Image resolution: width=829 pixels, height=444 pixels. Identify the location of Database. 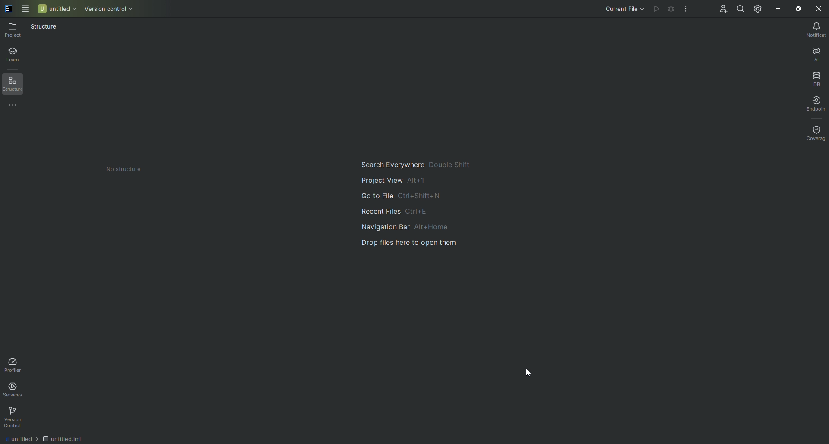
(816, 78).